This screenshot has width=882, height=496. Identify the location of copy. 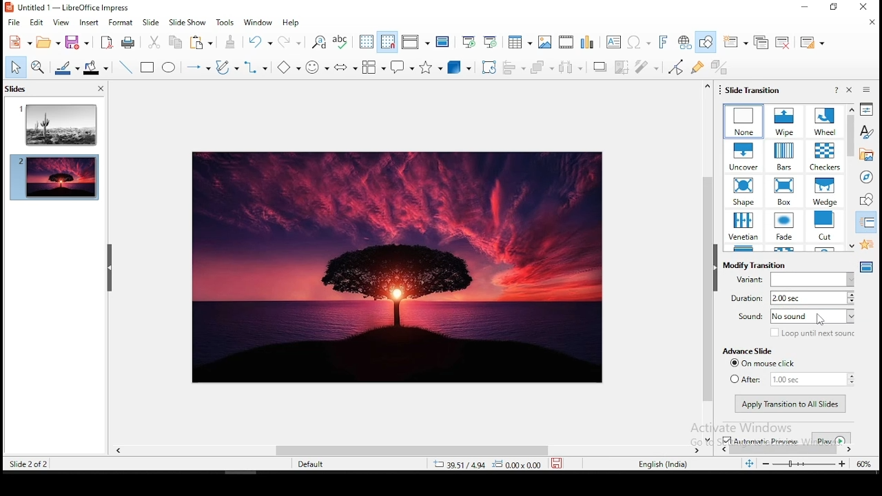
(174, 42).